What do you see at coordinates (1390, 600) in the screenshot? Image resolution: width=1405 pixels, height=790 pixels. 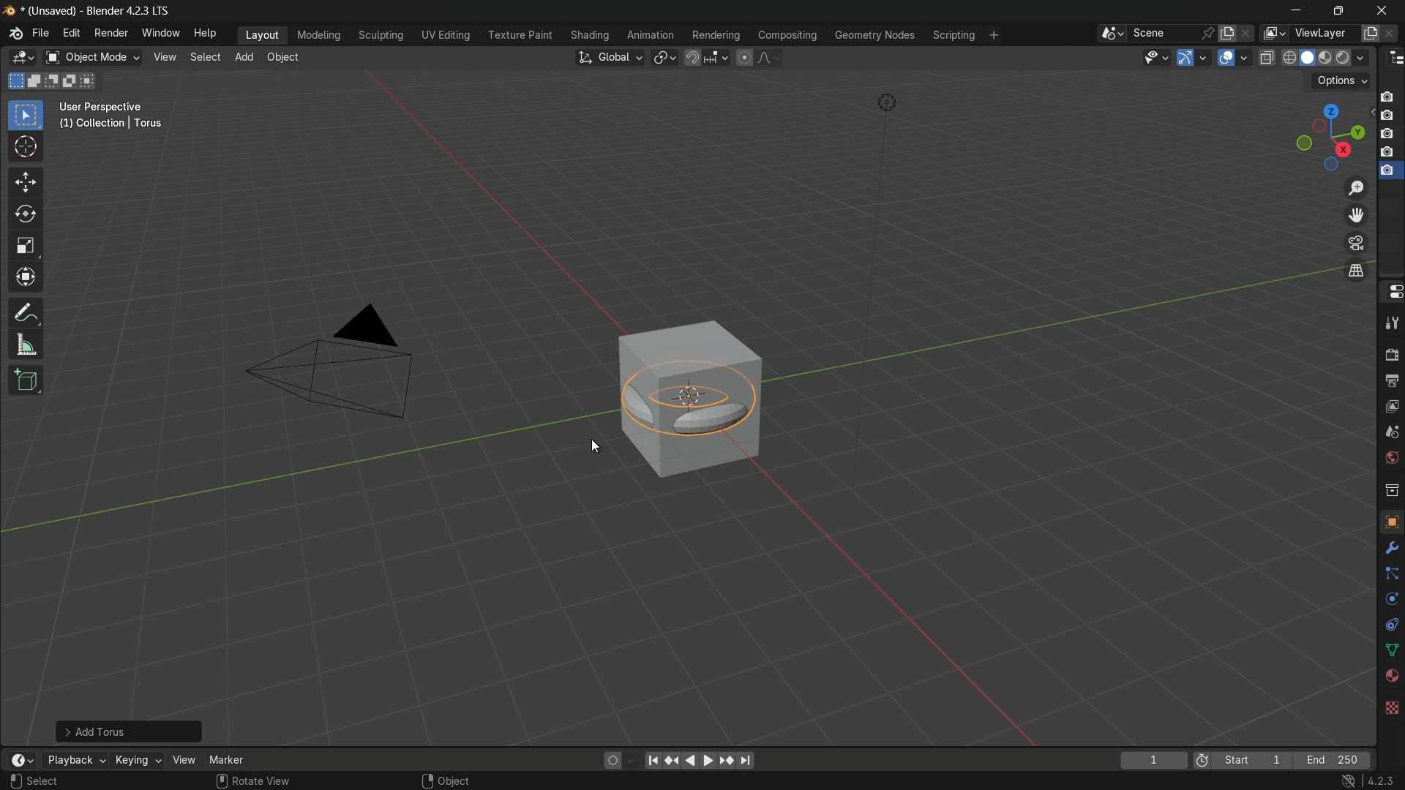 I see `physics` at bounding box center [1390, 600].